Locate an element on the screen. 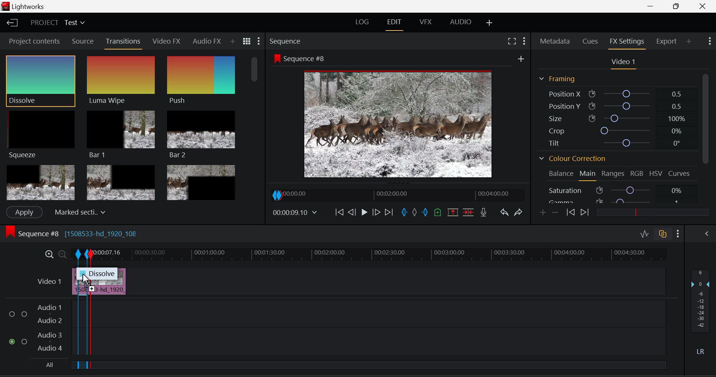 This screenshot has width=716, height=377. Video Layer is located at coordinates (49, 281).